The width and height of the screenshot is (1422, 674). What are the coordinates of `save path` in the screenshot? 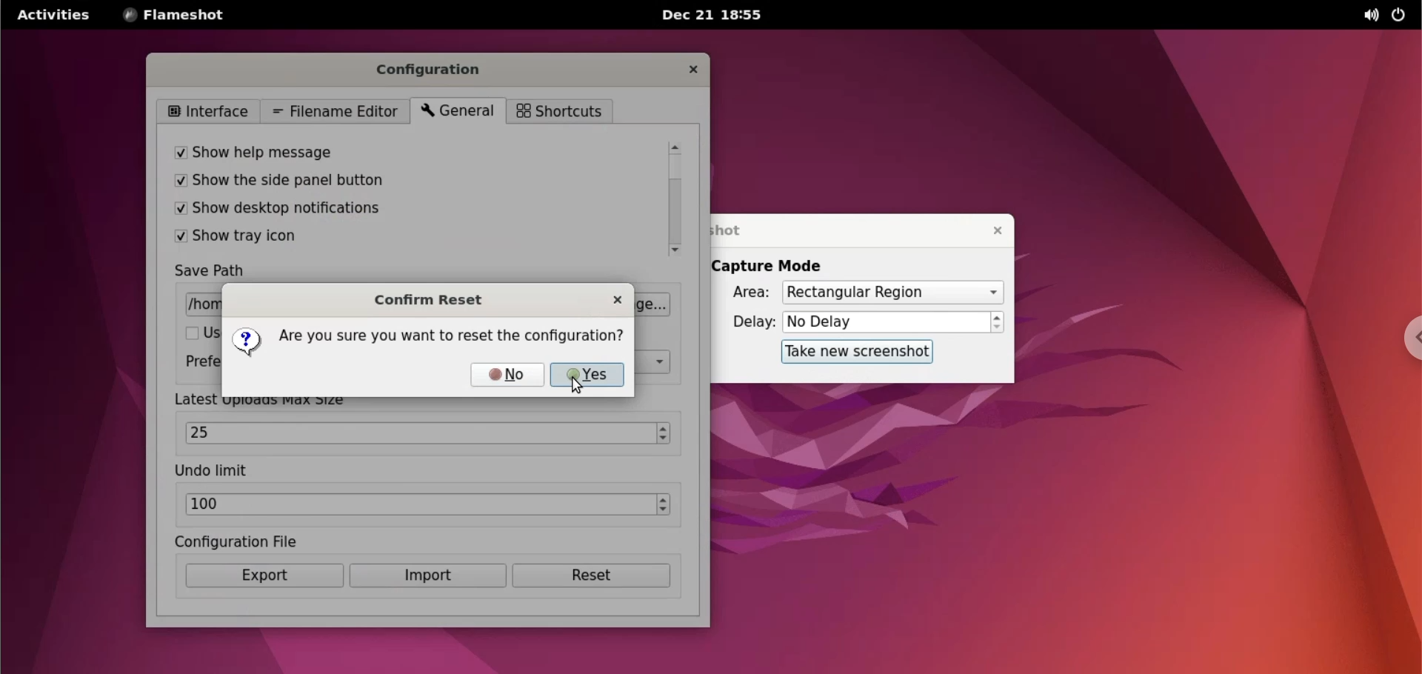 It's located at (219, 273).